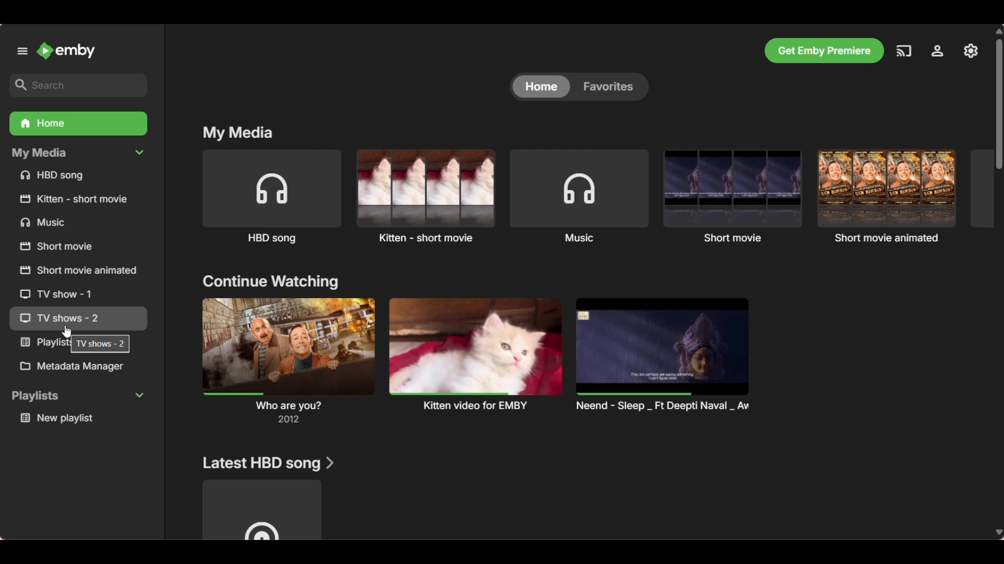 The height and width of the screenshot is (564, 1004). What do you see at coordinates (579, 87) in the screenshot?
I see `Toggle between Home and Favorites` at bounding box center [579, 87].